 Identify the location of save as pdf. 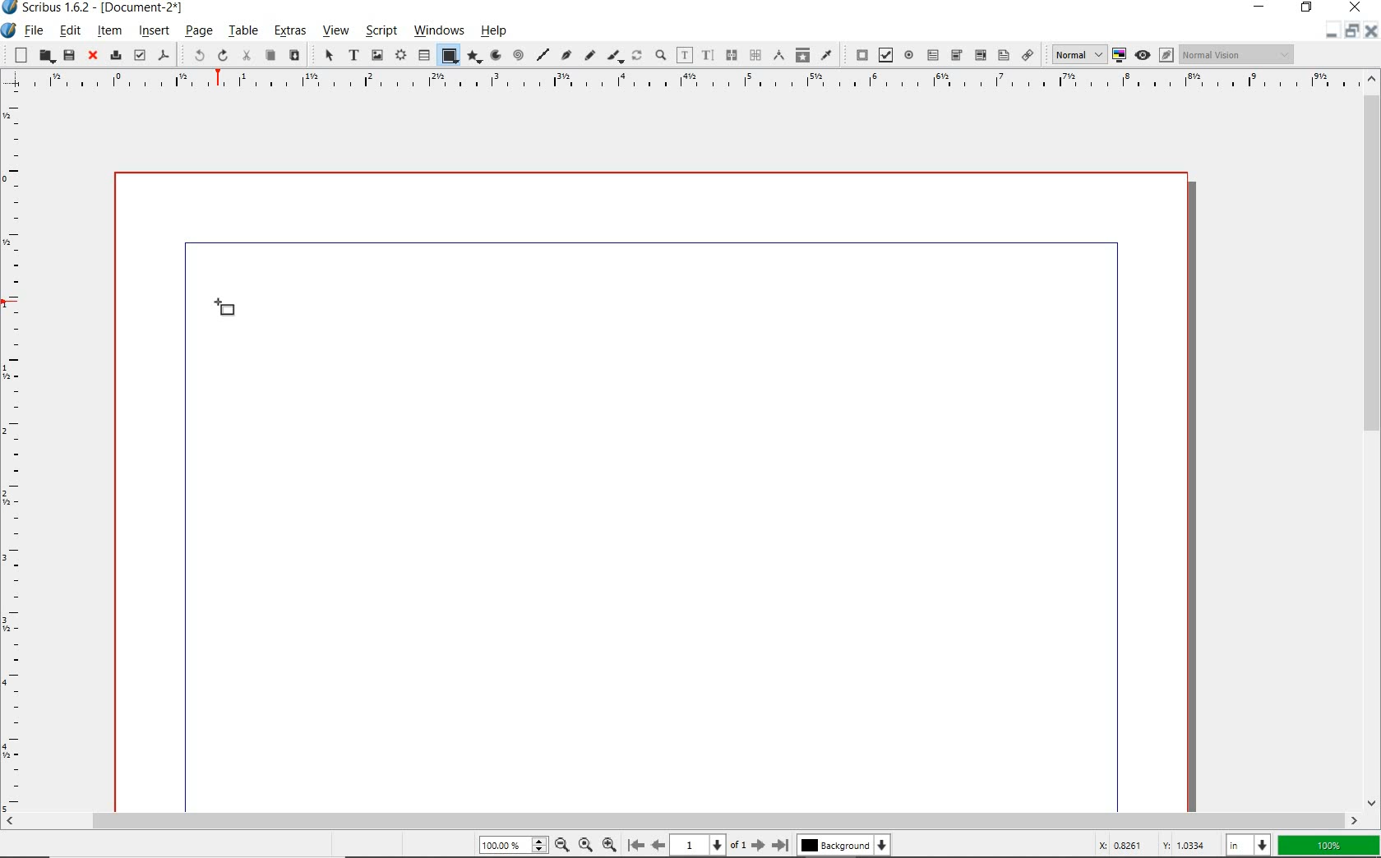
(164, 57).